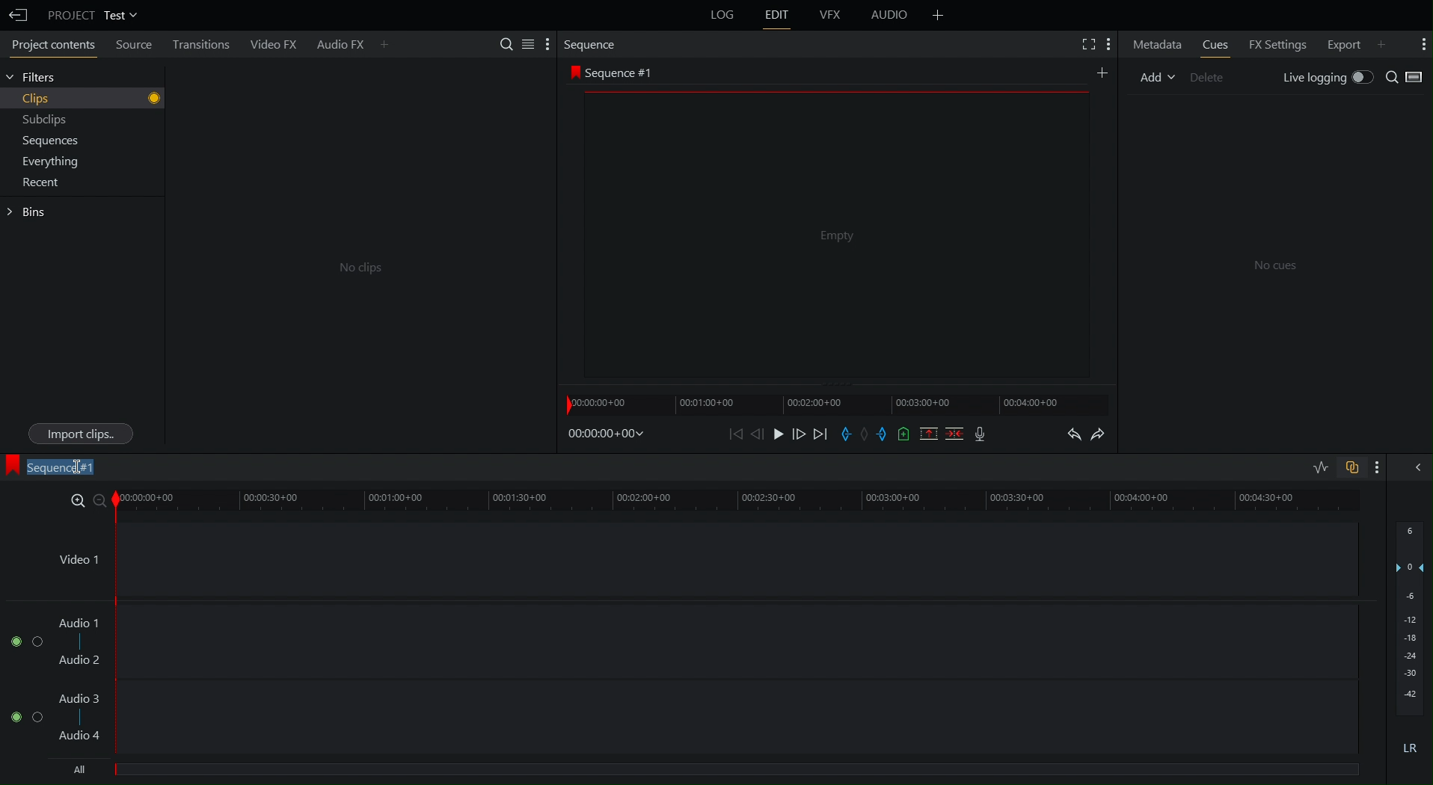 The height and width of the screenshot is (785, 1433). What do you see at coordinates (833, 15) in the screenshot?
I see `VFX` at bounding box center [833, 15].